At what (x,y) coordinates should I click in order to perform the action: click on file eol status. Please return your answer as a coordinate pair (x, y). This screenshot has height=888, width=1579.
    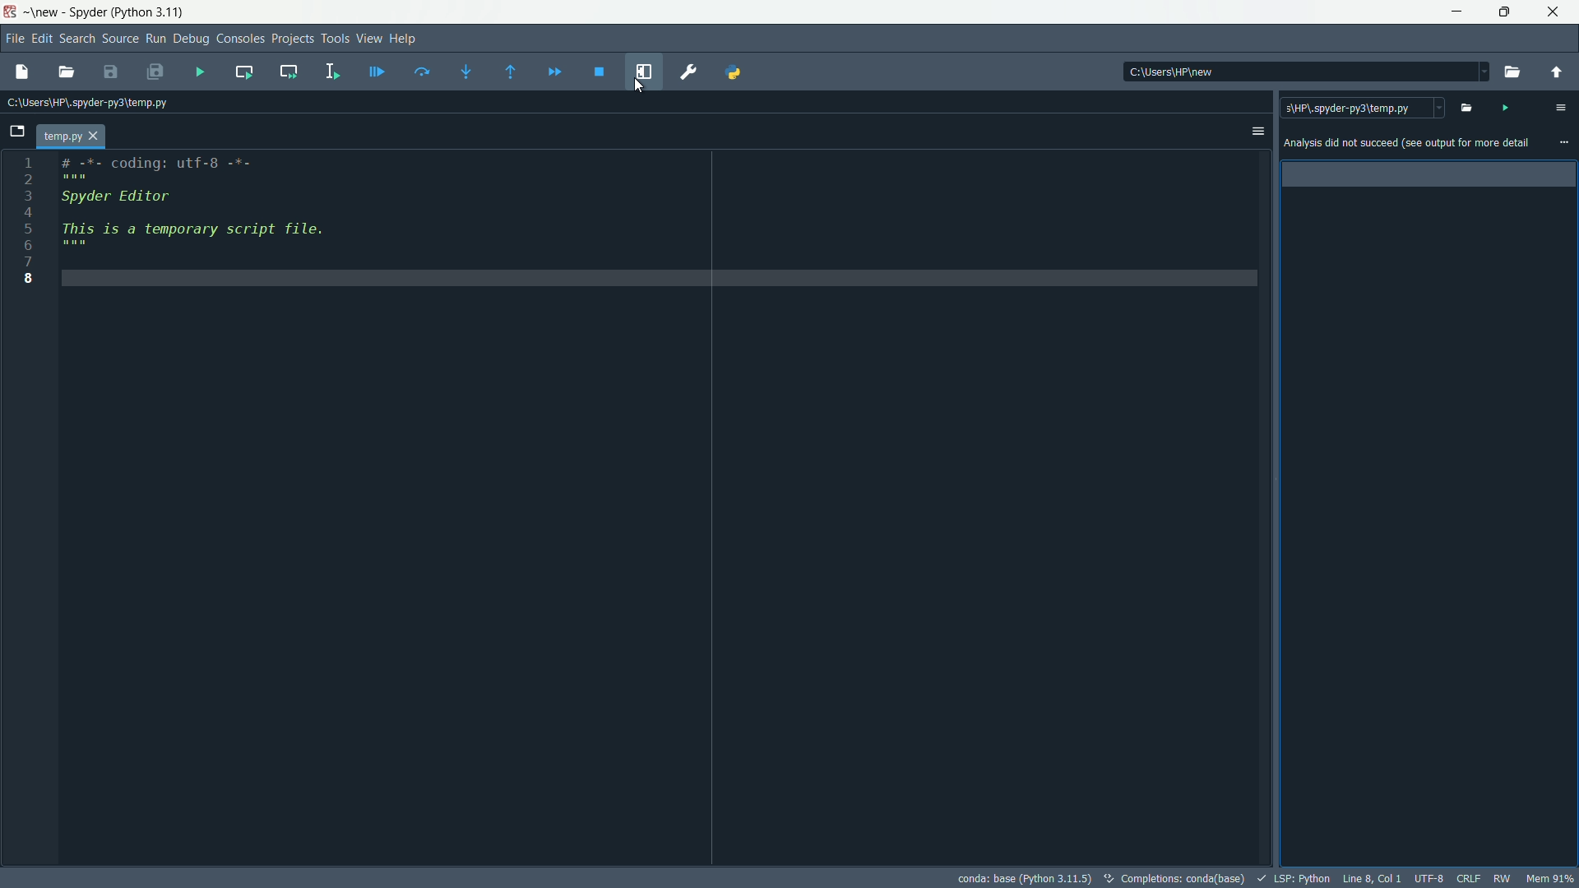
    Looking at the image, I should click on (1469, 878).